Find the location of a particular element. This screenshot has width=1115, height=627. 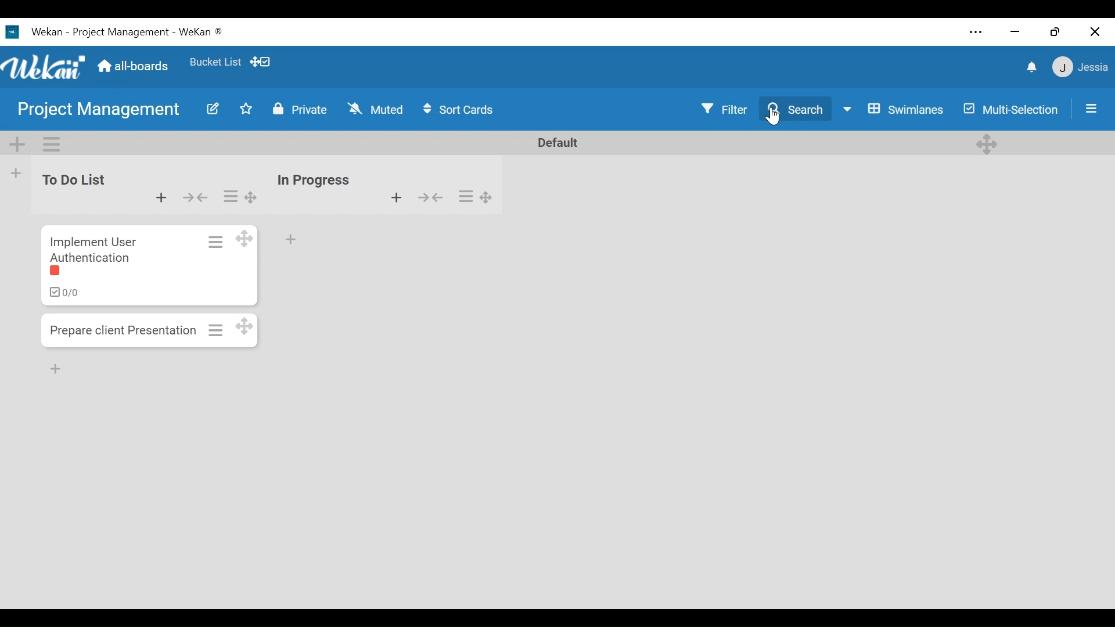

collapse is located at coordinates (195, 196).